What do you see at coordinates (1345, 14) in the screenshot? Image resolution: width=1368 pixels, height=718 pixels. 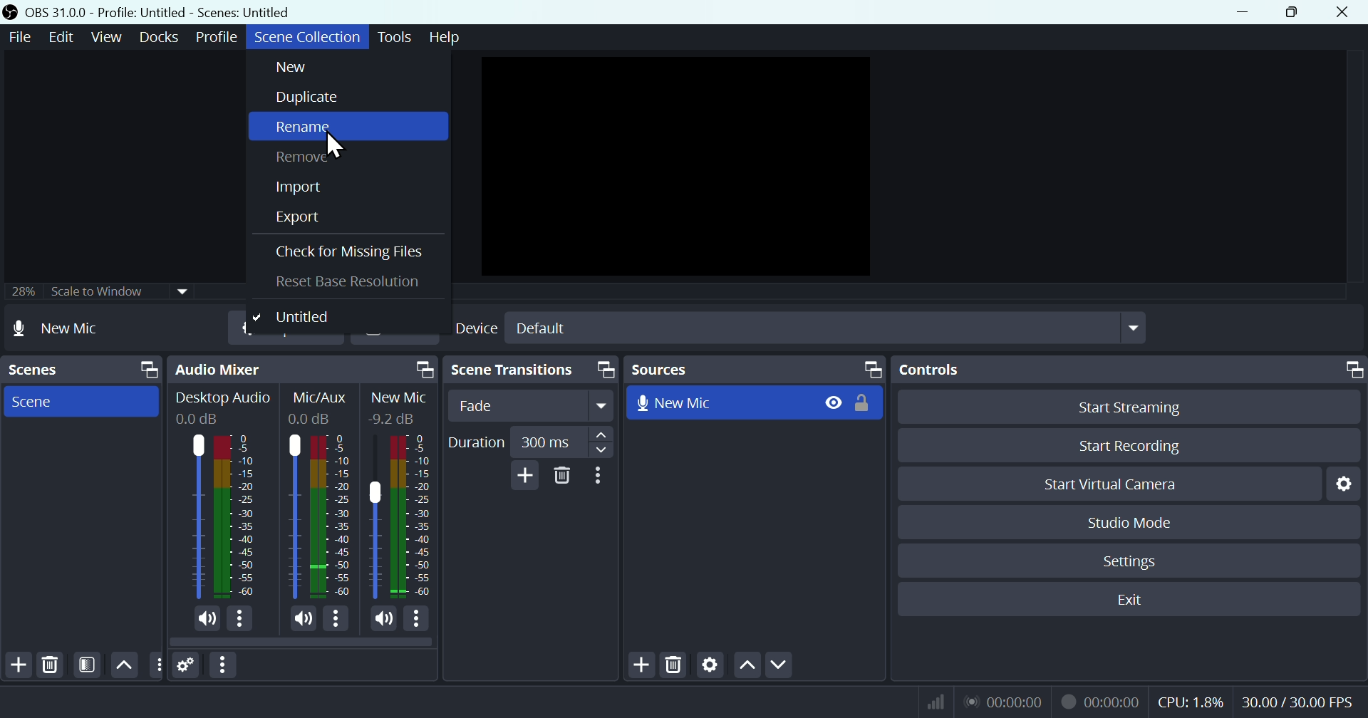 I see `Close` at bounding box center [1345, 14].